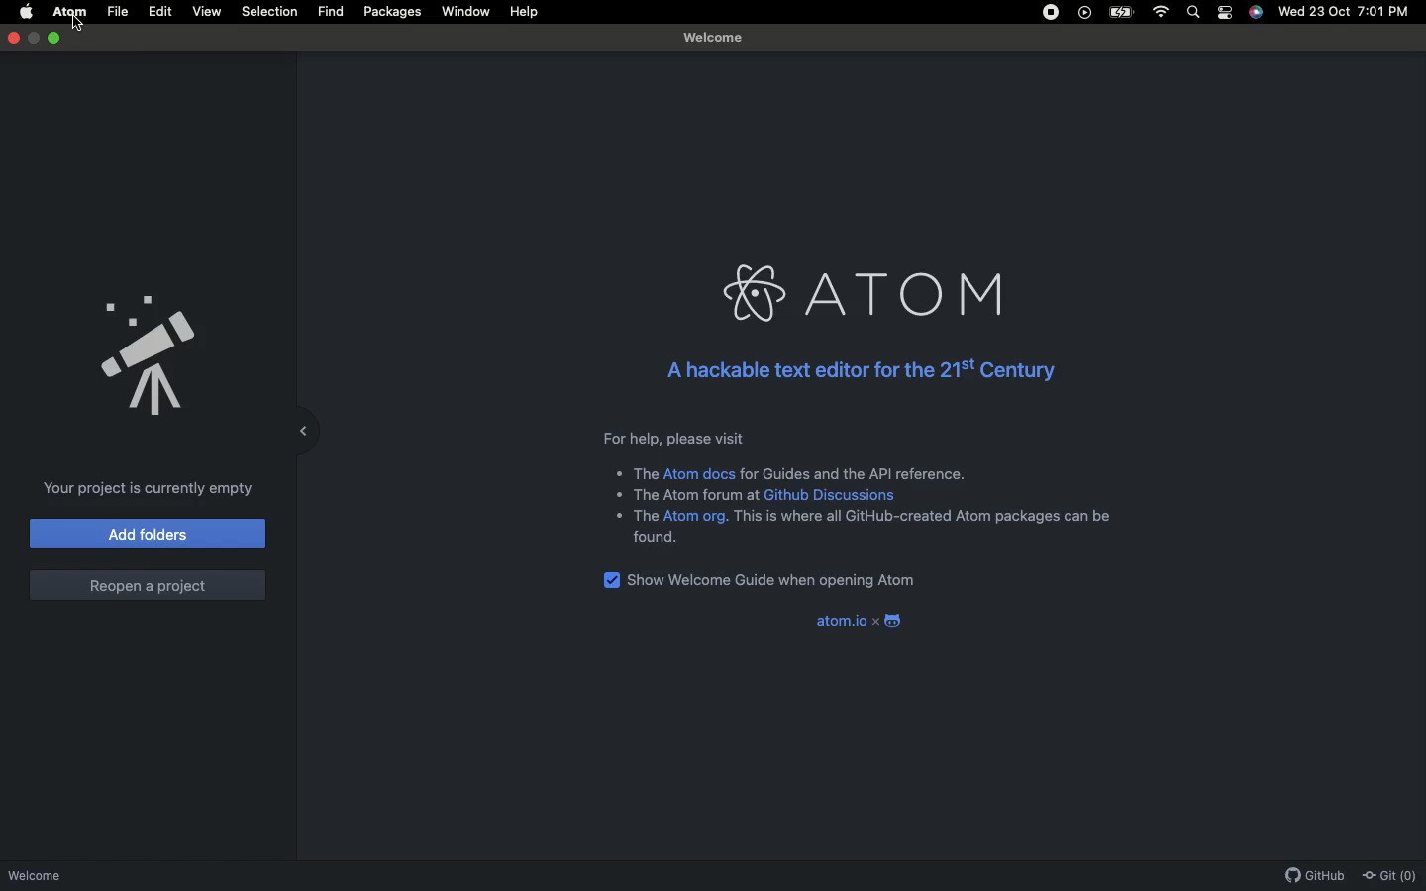  Describe the element at coordinates (119, 10) in the screenshot. I see `File` at that location.